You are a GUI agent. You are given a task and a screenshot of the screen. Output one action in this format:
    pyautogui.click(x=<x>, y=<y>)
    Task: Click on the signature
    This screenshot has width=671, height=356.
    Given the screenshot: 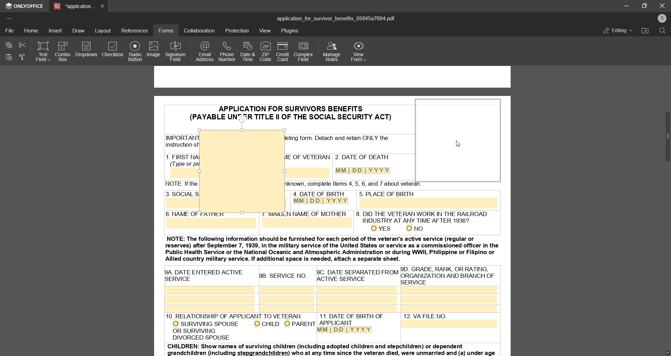 What is the action you would take?
    pyautogui.click(x=178, y=48)
    